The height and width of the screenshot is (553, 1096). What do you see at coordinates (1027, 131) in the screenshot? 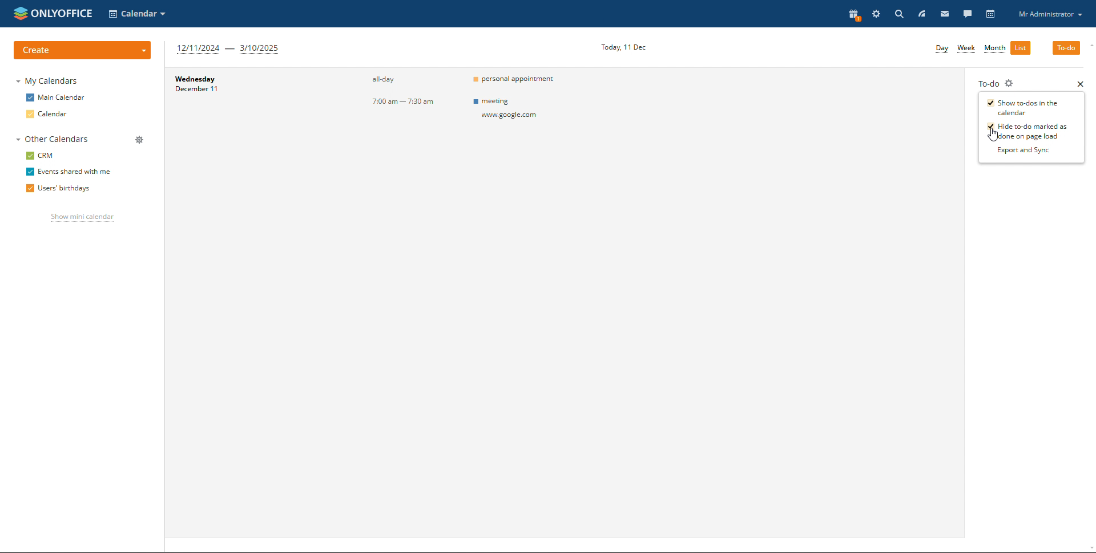
I see `hide to-do marked as done one page load` at bounding box center [1027, 131].